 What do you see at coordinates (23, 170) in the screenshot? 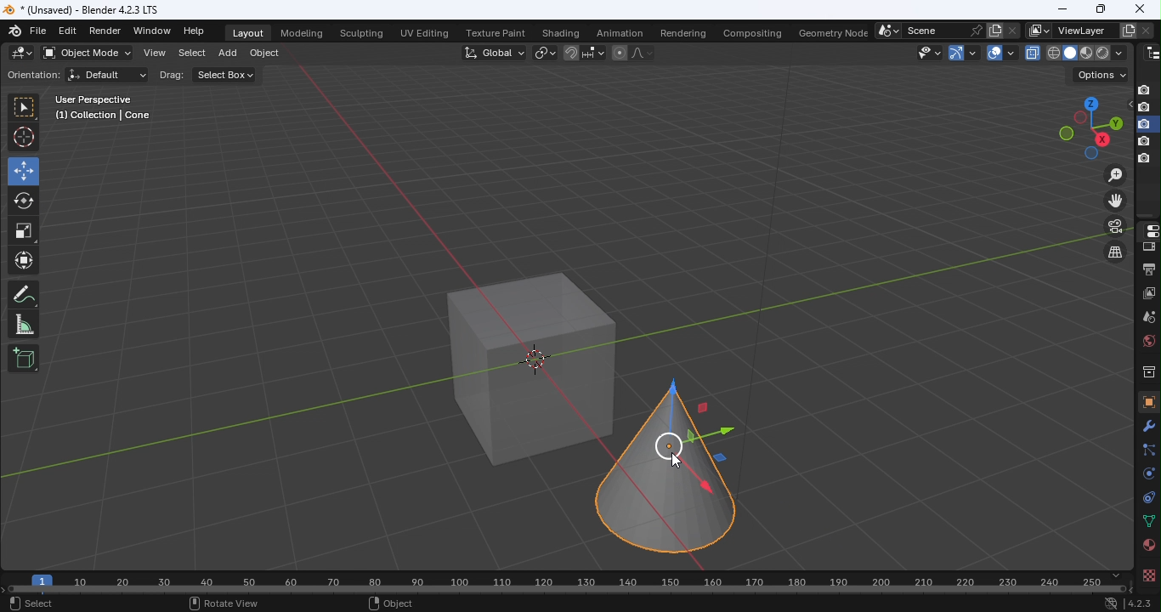
I see `Move` at bounding box center [23, 170].